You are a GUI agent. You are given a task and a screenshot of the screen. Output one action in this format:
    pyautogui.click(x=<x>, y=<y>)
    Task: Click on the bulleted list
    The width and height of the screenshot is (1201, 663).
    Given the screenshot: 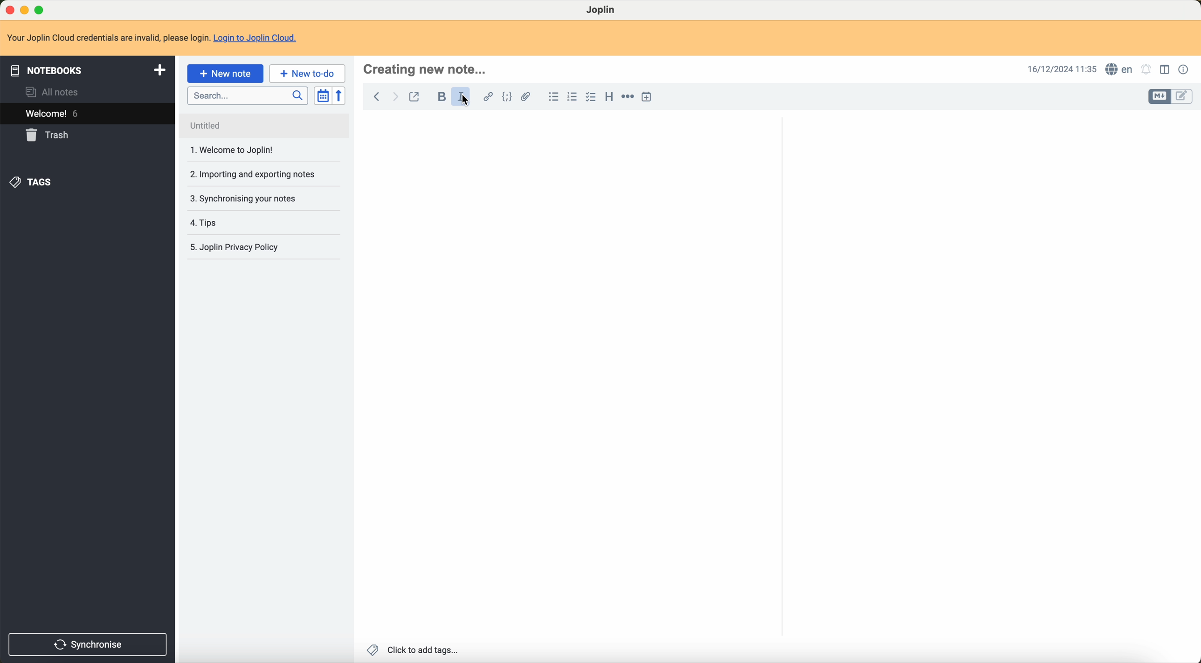 What is the action you would take?
    pyautogui.click(x=552, y=96)
    